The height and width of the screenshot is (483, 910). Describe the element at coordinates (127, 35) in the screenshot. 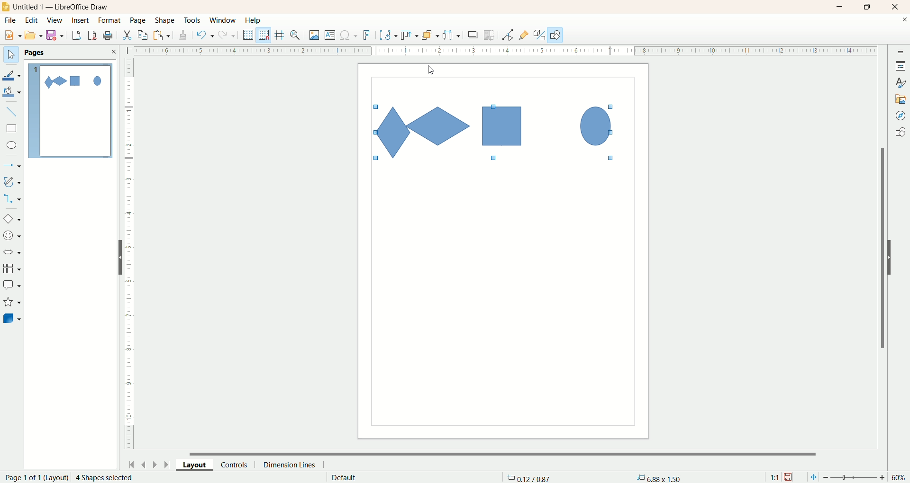

I see `cut` at that location.